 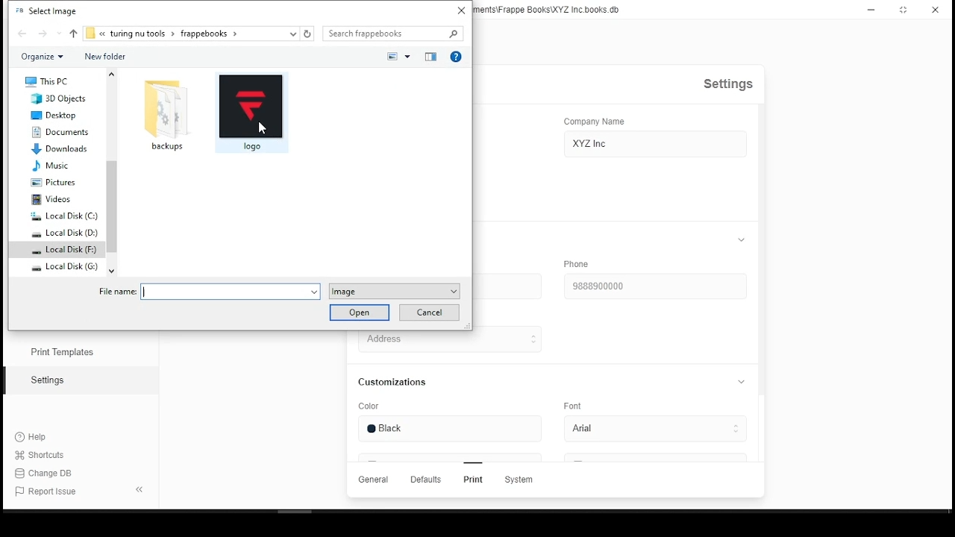 What do you see at coordinates (110, 169) in the screenshot?
I see `scroll bar` at bounding box center [110, 169].